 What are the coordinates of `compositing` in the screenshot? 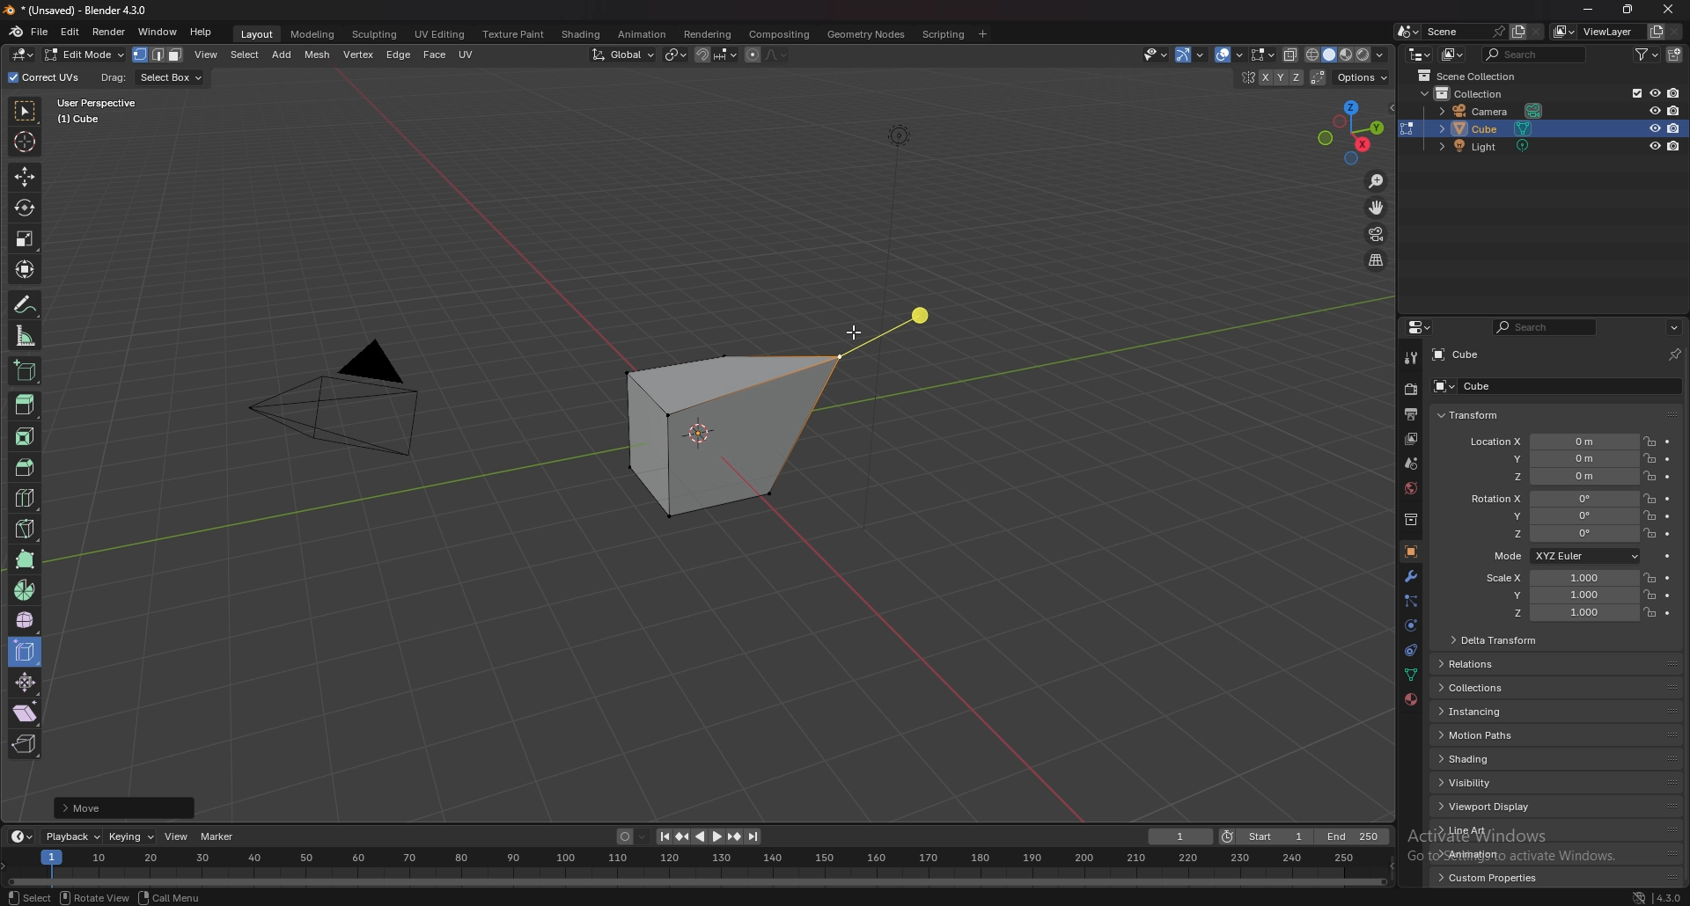 It's located at (780, 34).